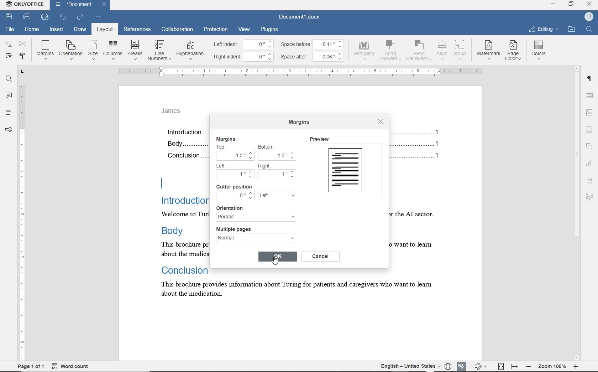  Describe the element at coordinates (137, 30) in the screenshot. I see `references` at that location.